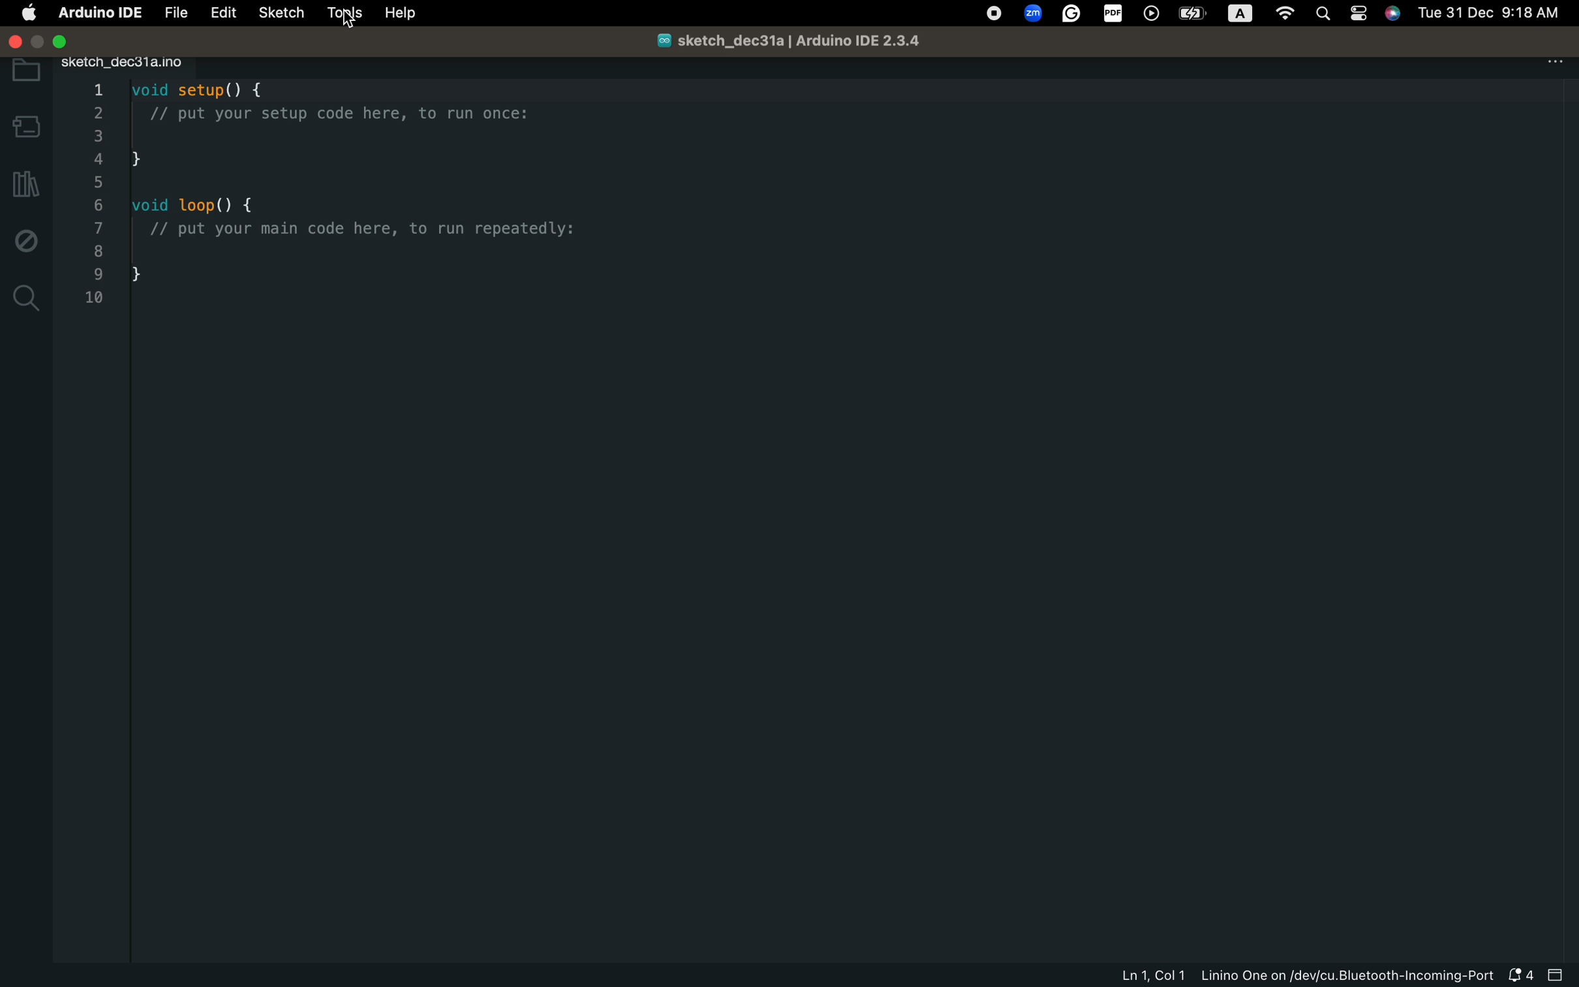 Image resolution: width=1579 pixels, height=987 pixels. What do you see at coordinates (1358, 16) in the screenshot?
I see `controls` at bounding box center [1358, 16].